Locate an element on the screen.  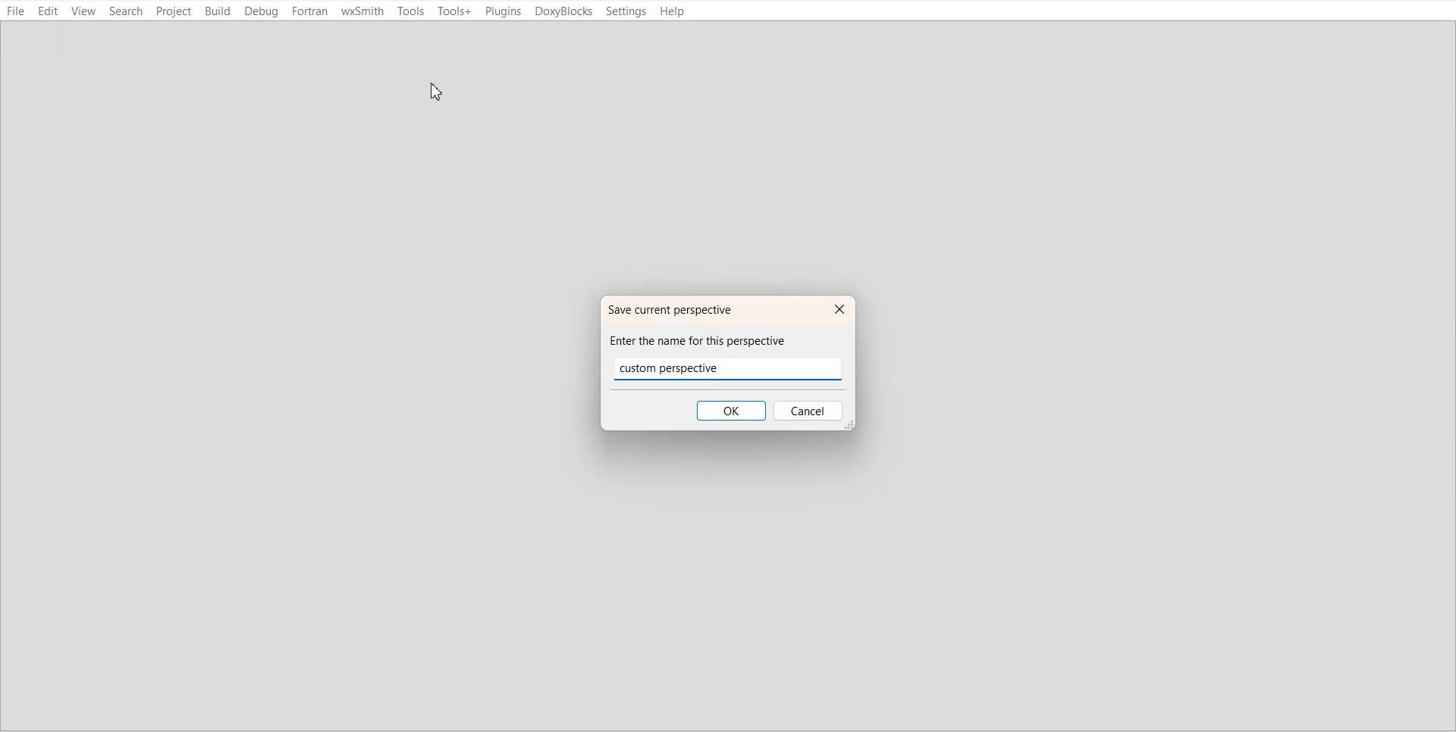
Close is located at coordinates (837, 310).